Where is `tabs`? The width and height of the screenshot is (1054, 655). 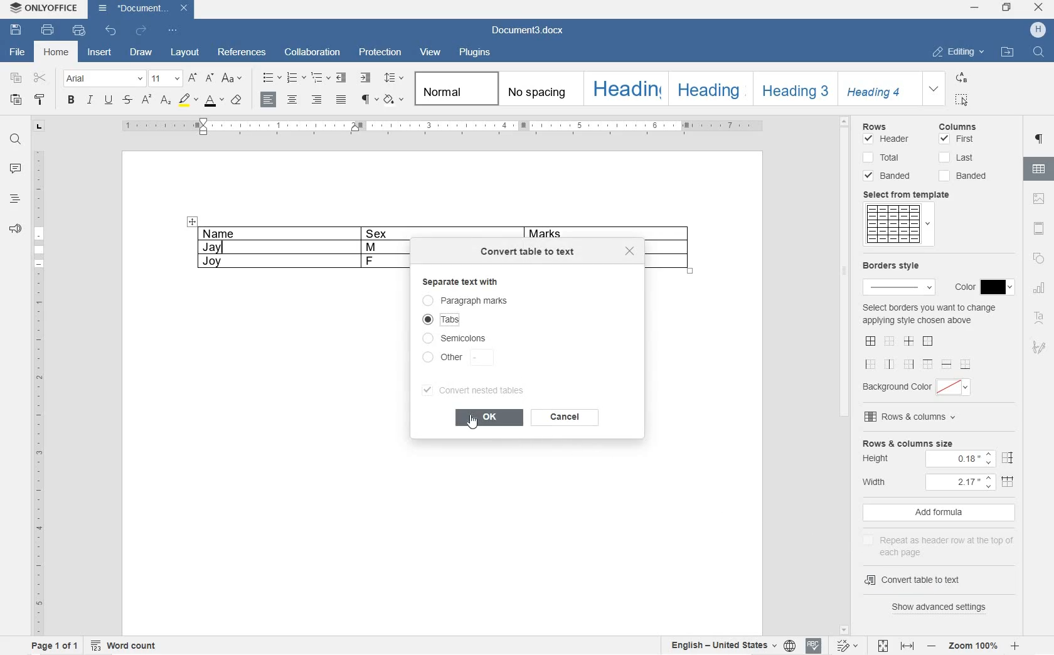
tabs is located at coordinates (448, 319).